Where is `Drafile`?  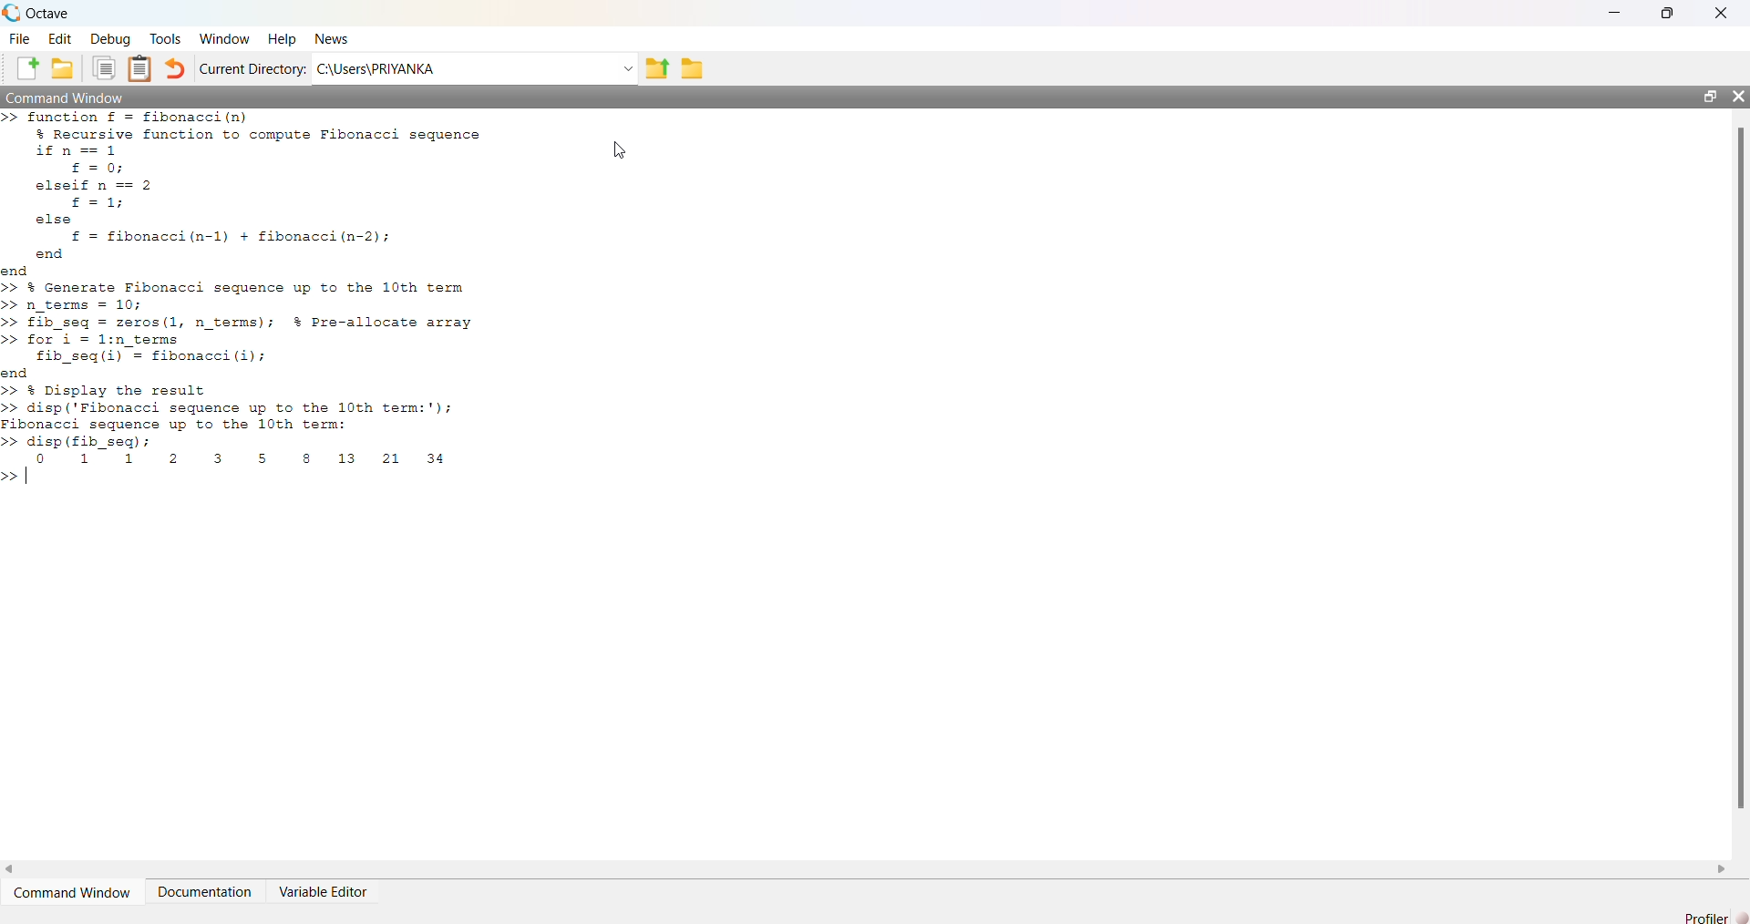
Drafile is located at coordinates (1698, 916).